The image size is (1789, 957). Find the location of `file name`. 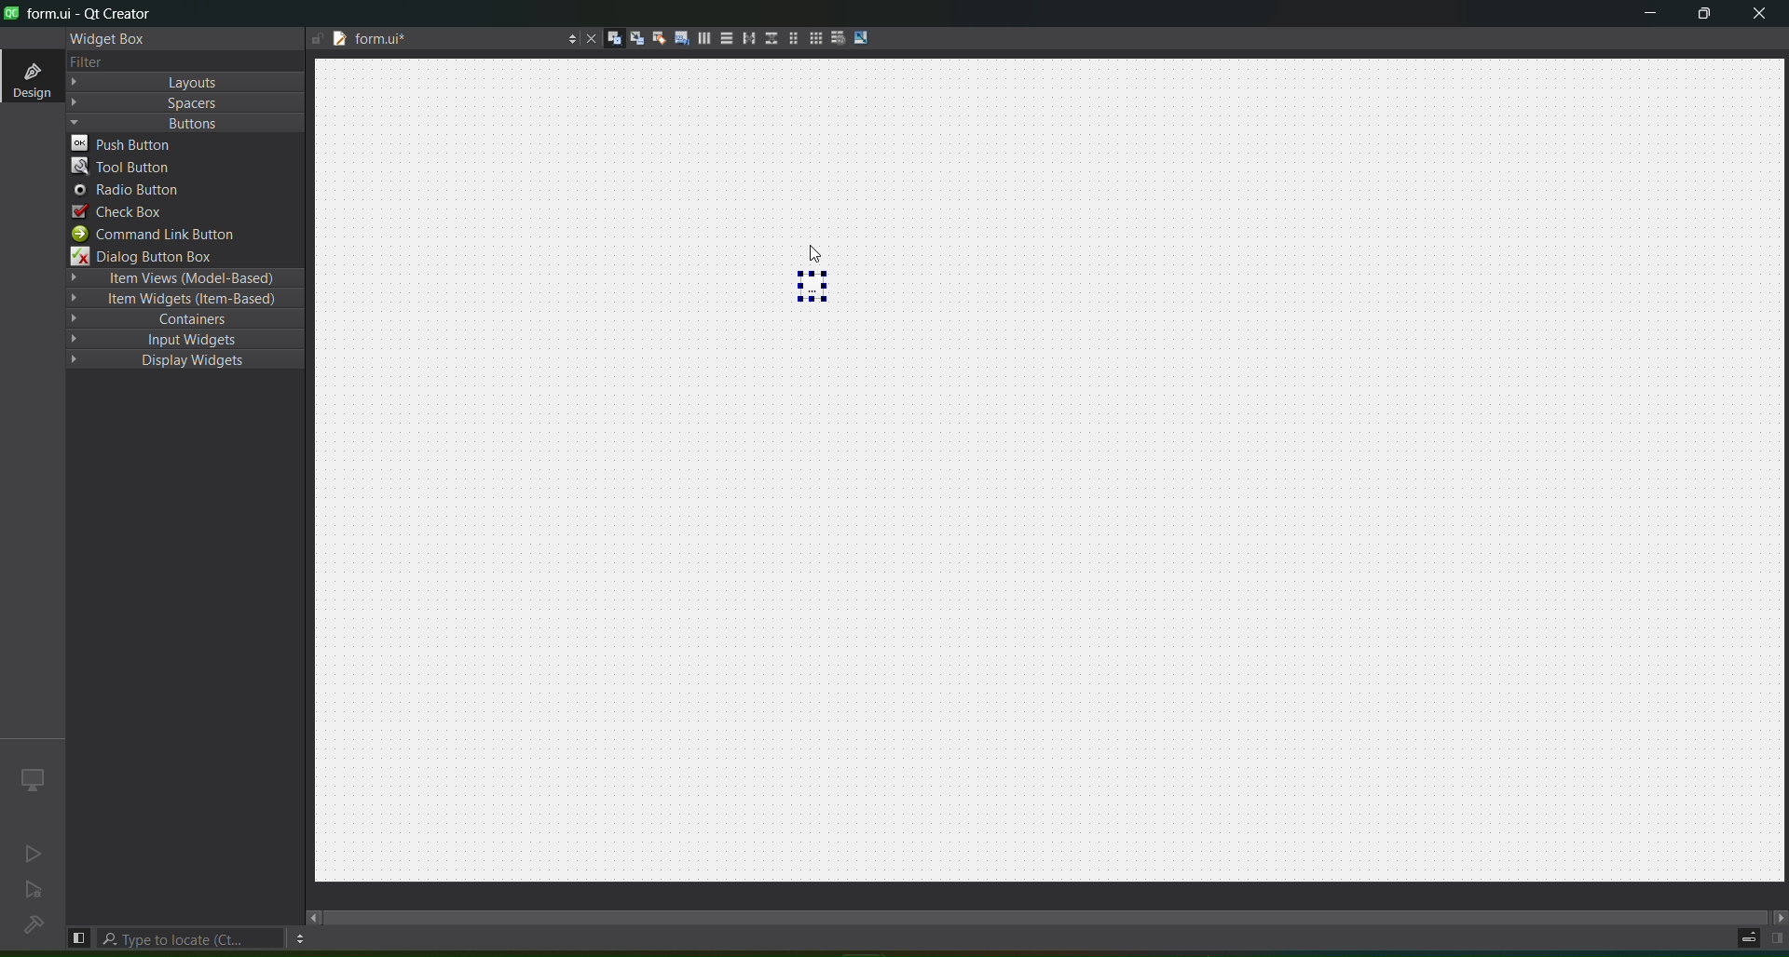

file name is located at coordinates (443, 41).